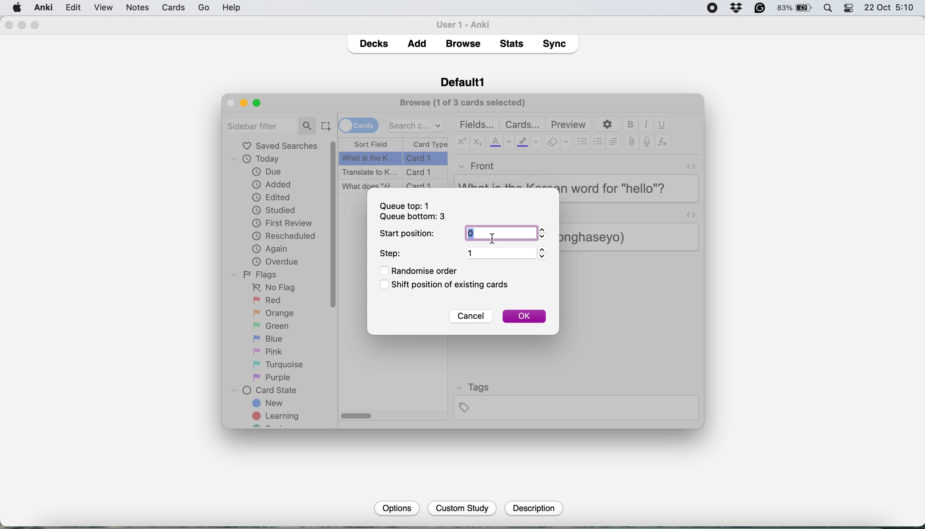 Image resolution: width=925 pixels, height=529 pixels. I want to click on justify, so click(613, 141).